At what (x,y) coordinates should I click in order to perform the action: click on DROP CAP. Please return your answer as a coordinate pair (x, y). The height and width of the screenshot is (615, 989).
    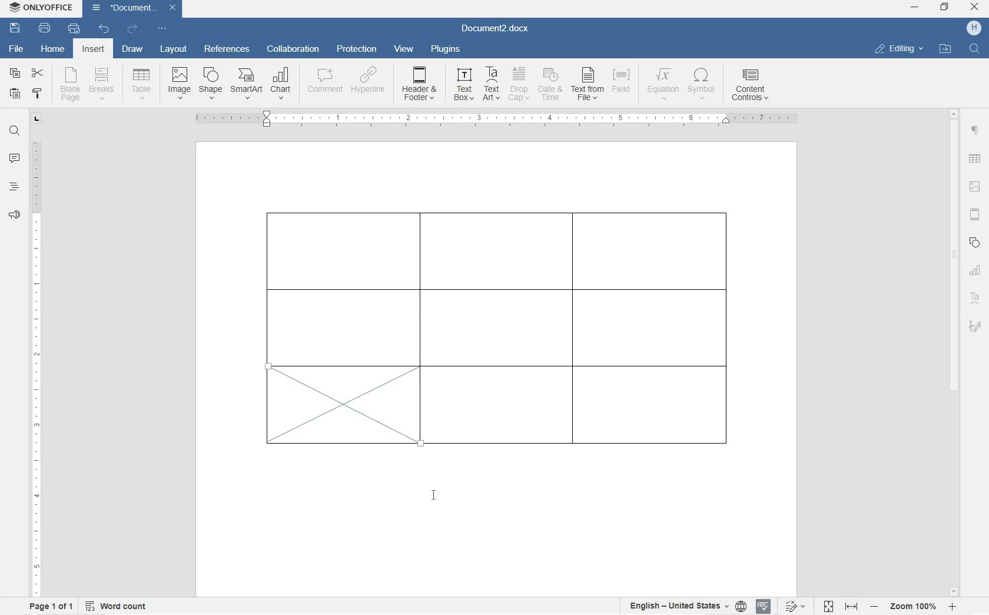
    Looking at the image, I should click on (520, 85).